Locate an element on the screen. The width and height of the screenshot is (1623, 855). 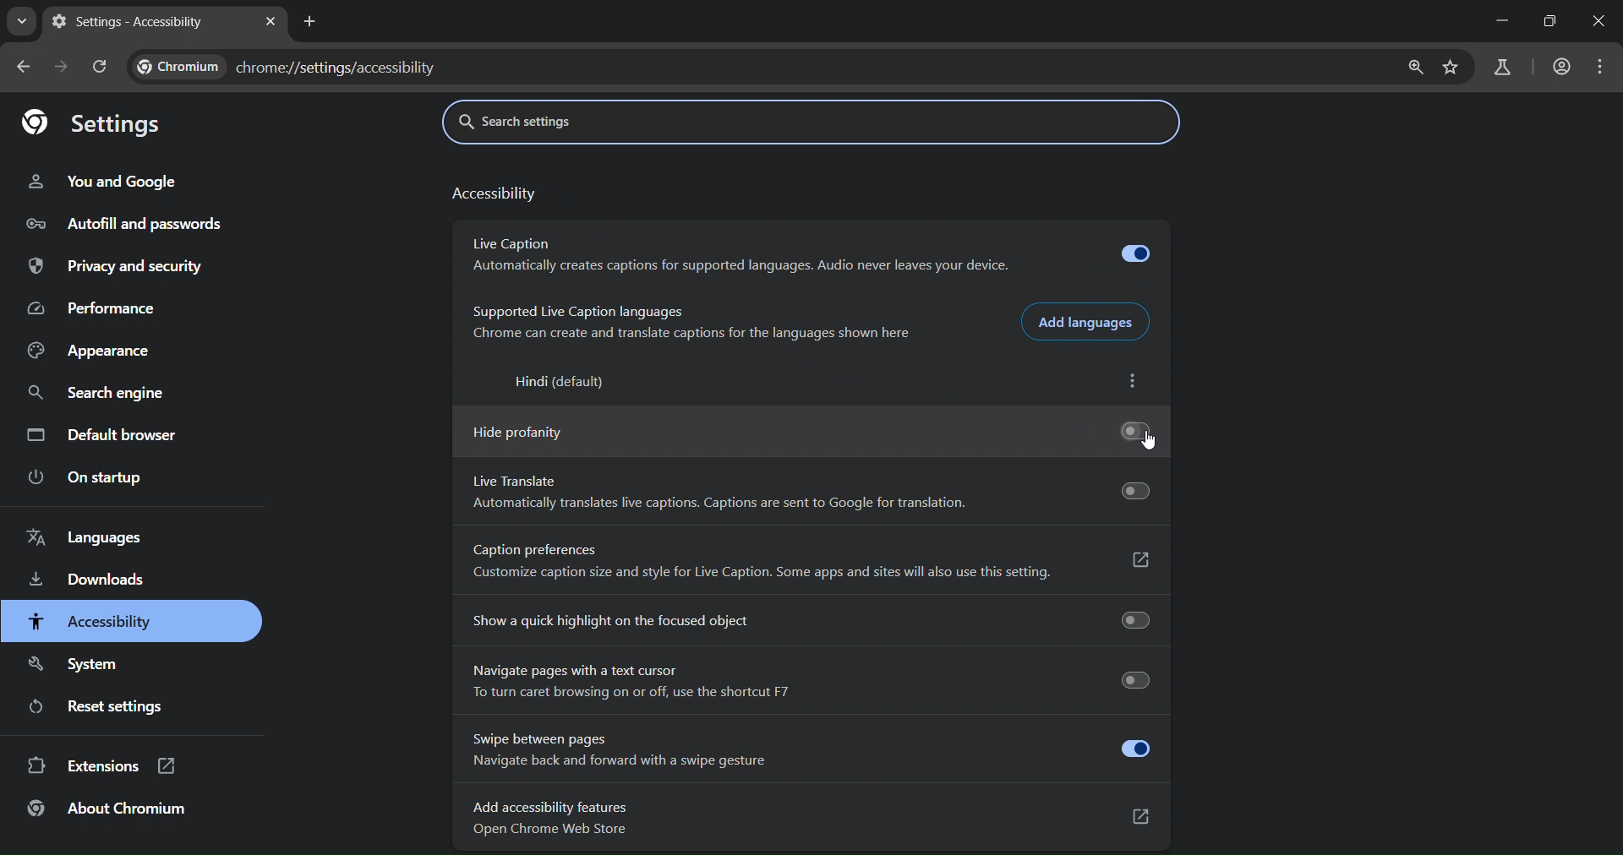
reset settings is located at coordinates (91, 707).